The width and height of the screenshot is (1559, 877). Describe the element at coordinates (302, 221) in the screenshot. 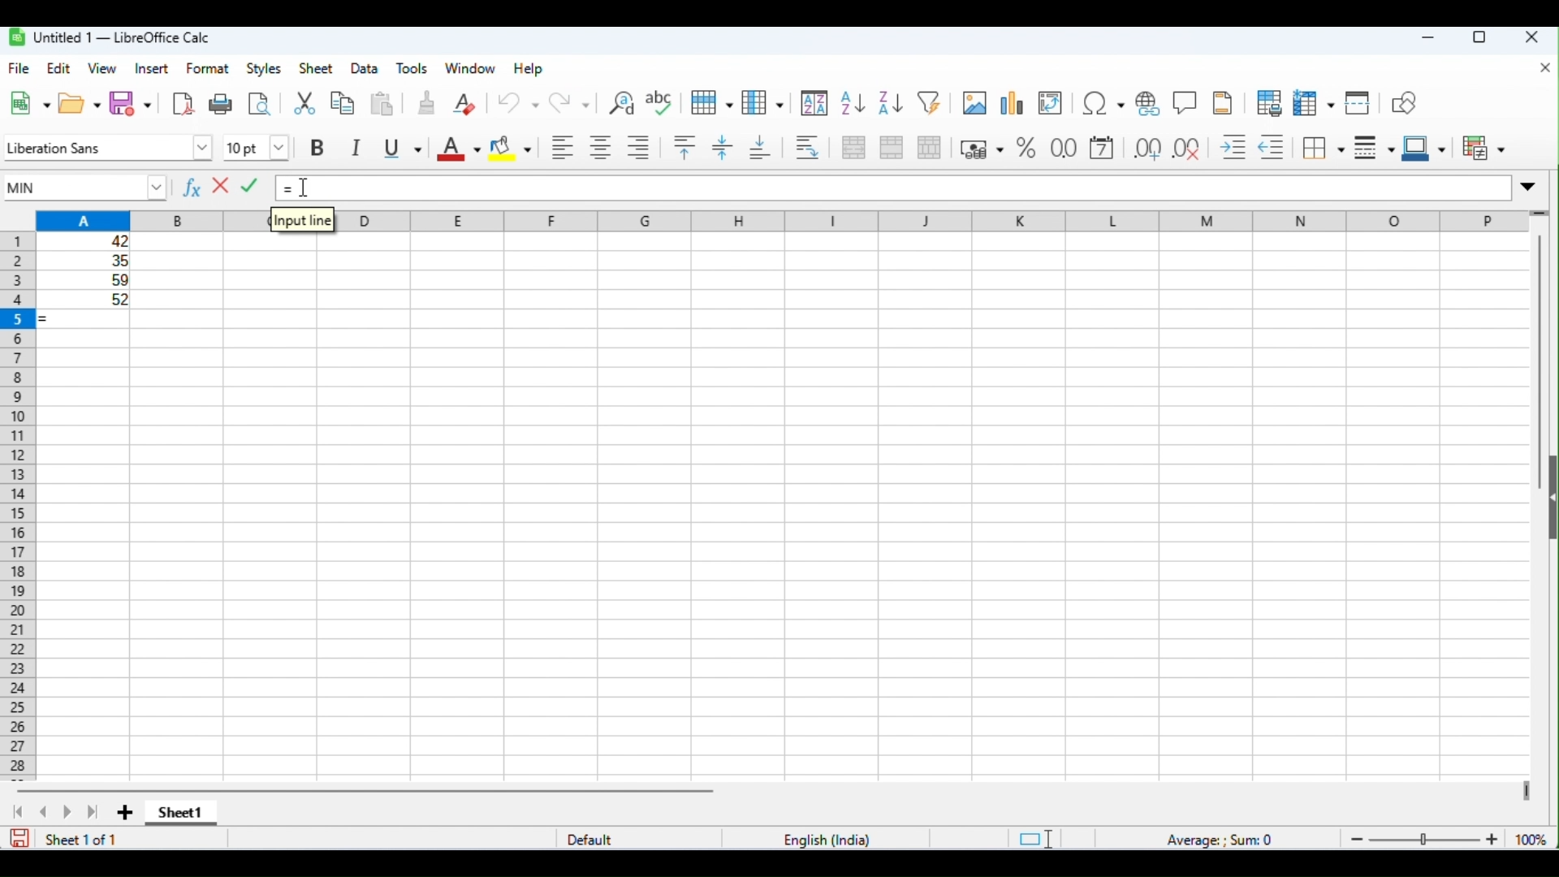

I see `input line` at that location.